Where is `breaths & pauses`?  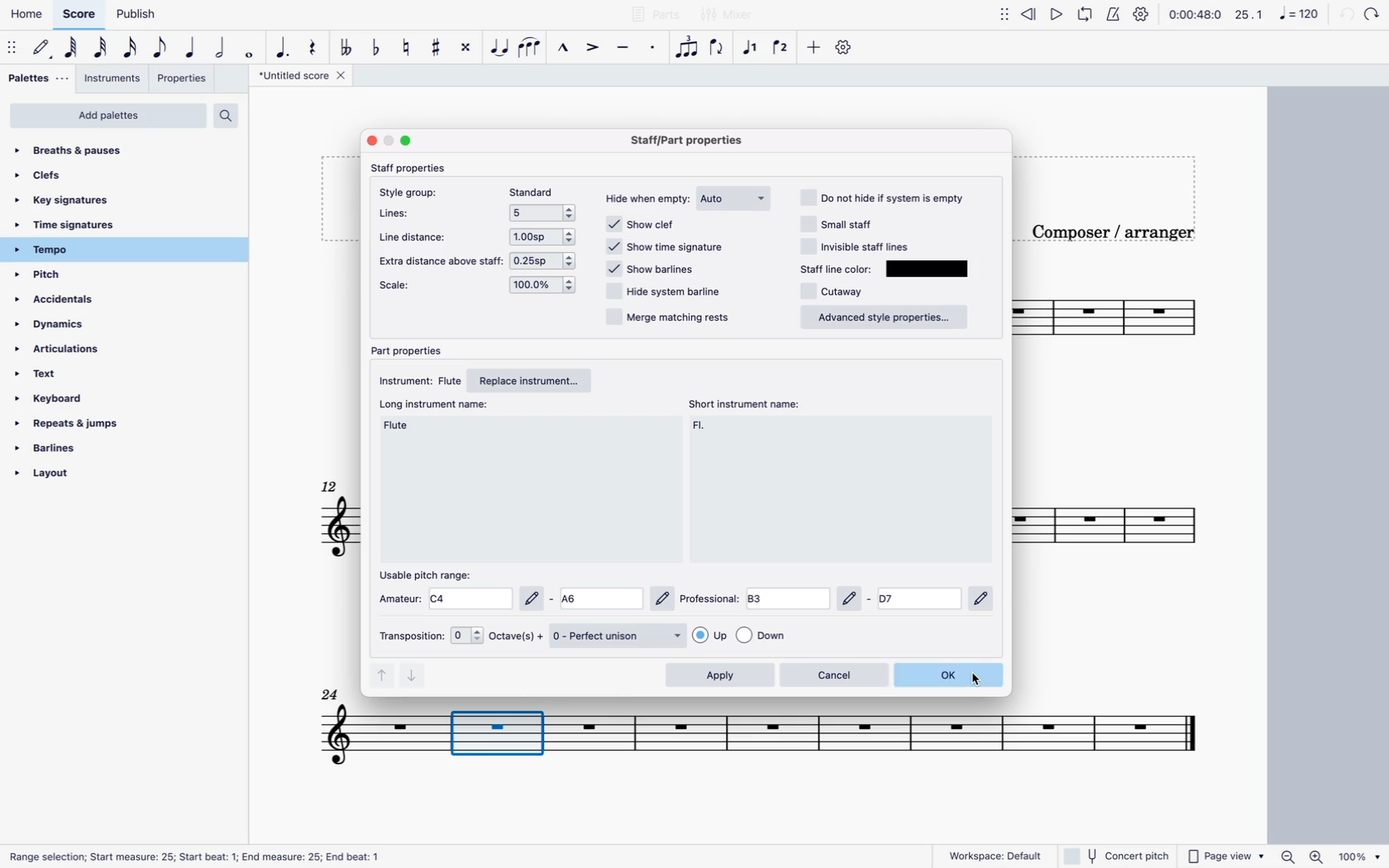 breaths & pauses is located at coordinates (80, 150).